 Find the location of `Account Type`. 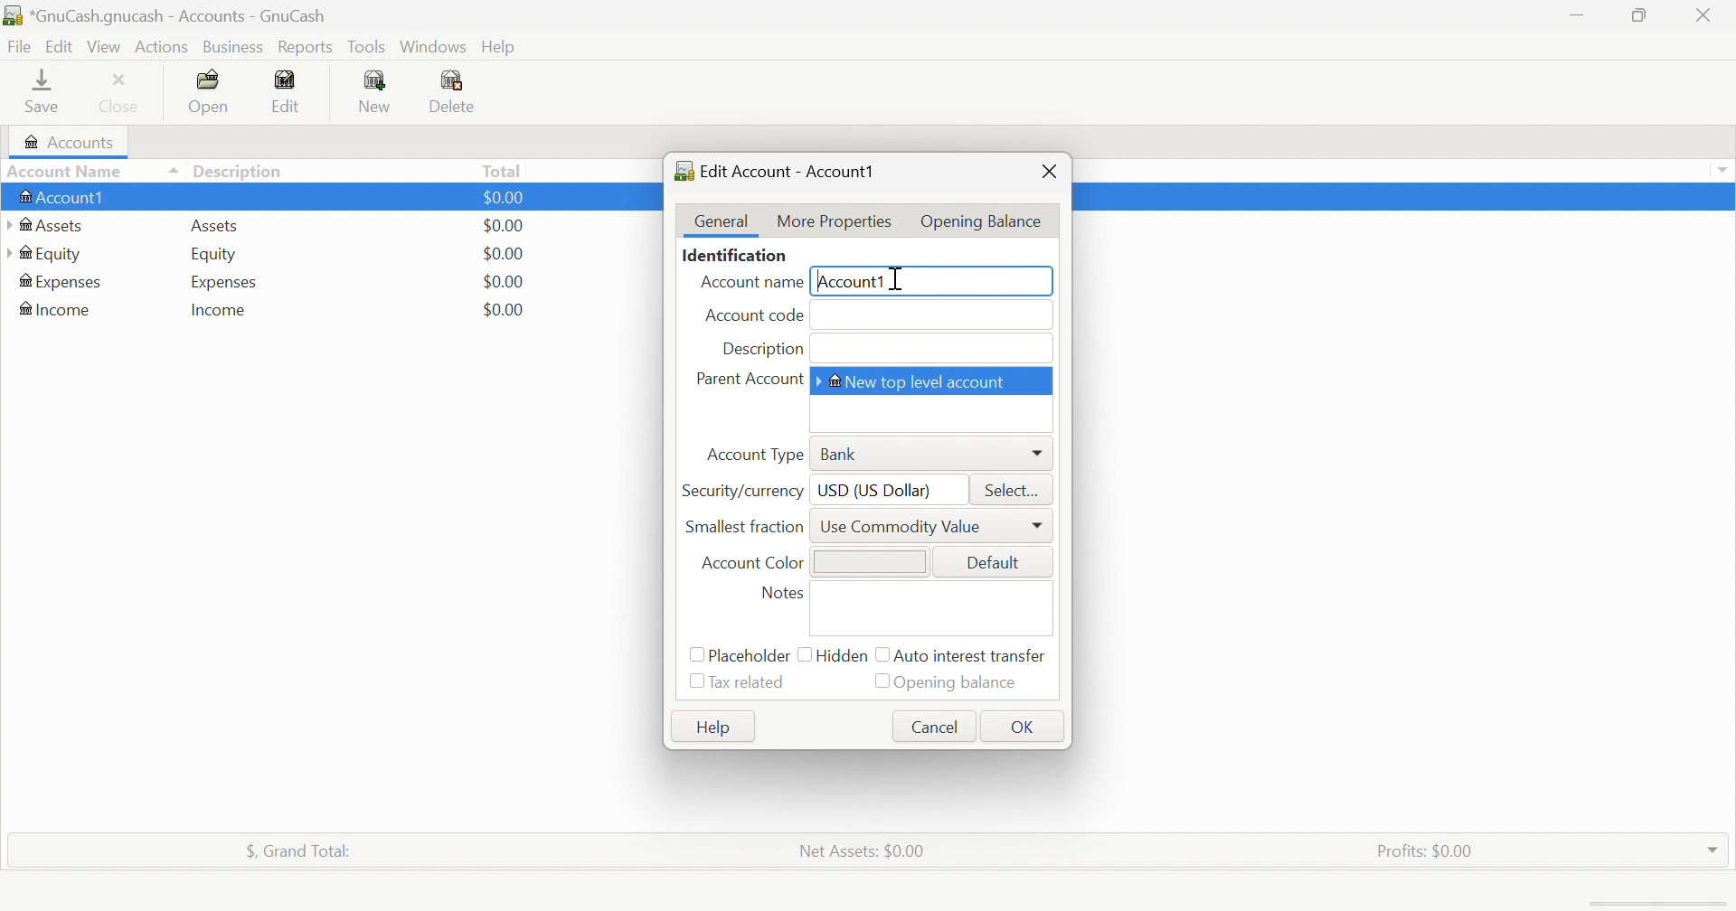

Account Type is located at coordinates (756, 454).